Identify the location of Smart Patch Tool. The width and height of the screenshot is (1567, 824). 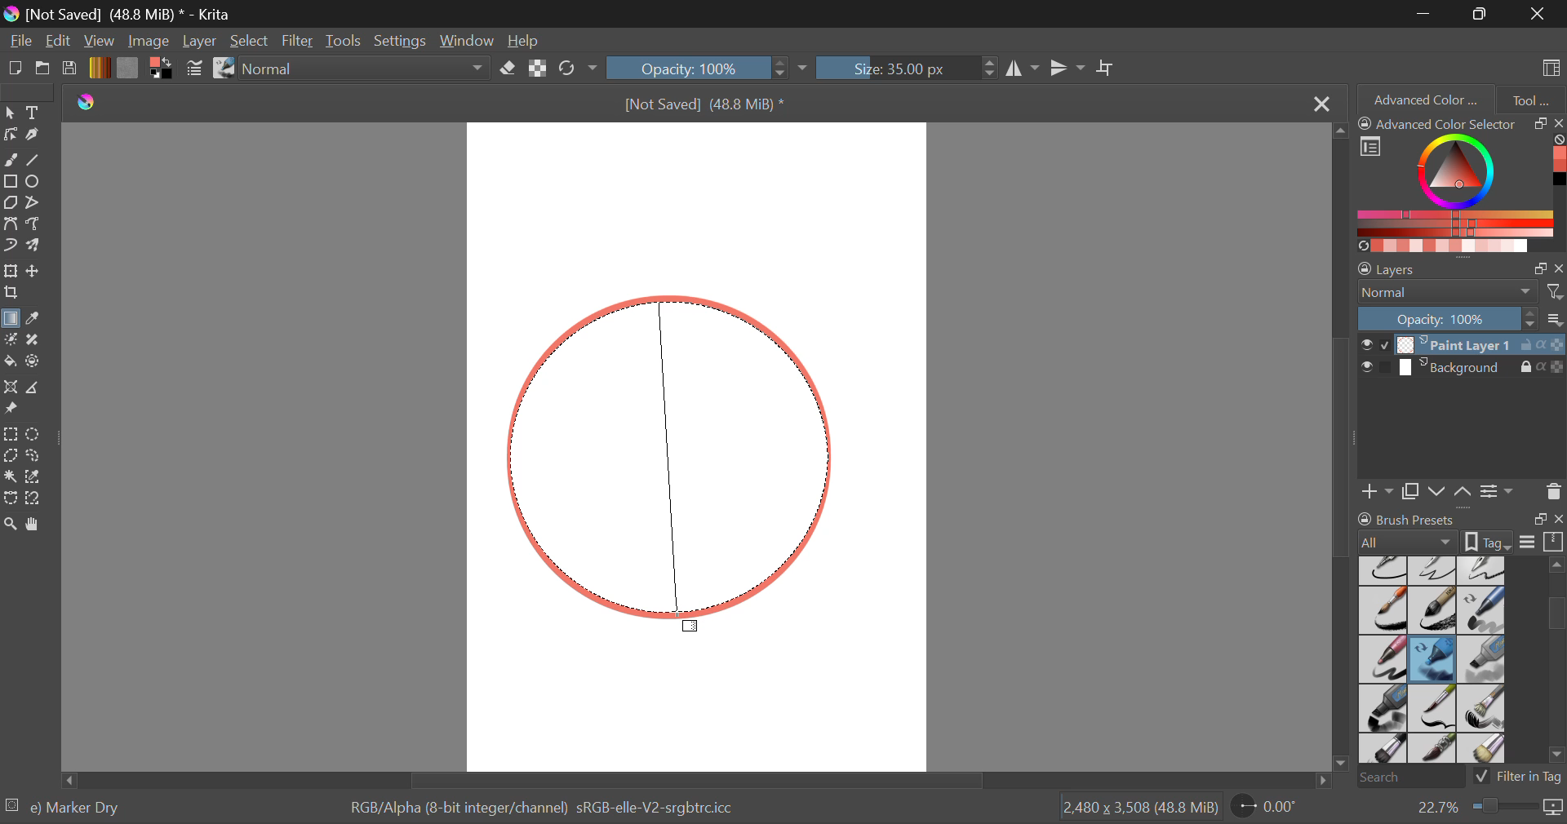
(36, 341).